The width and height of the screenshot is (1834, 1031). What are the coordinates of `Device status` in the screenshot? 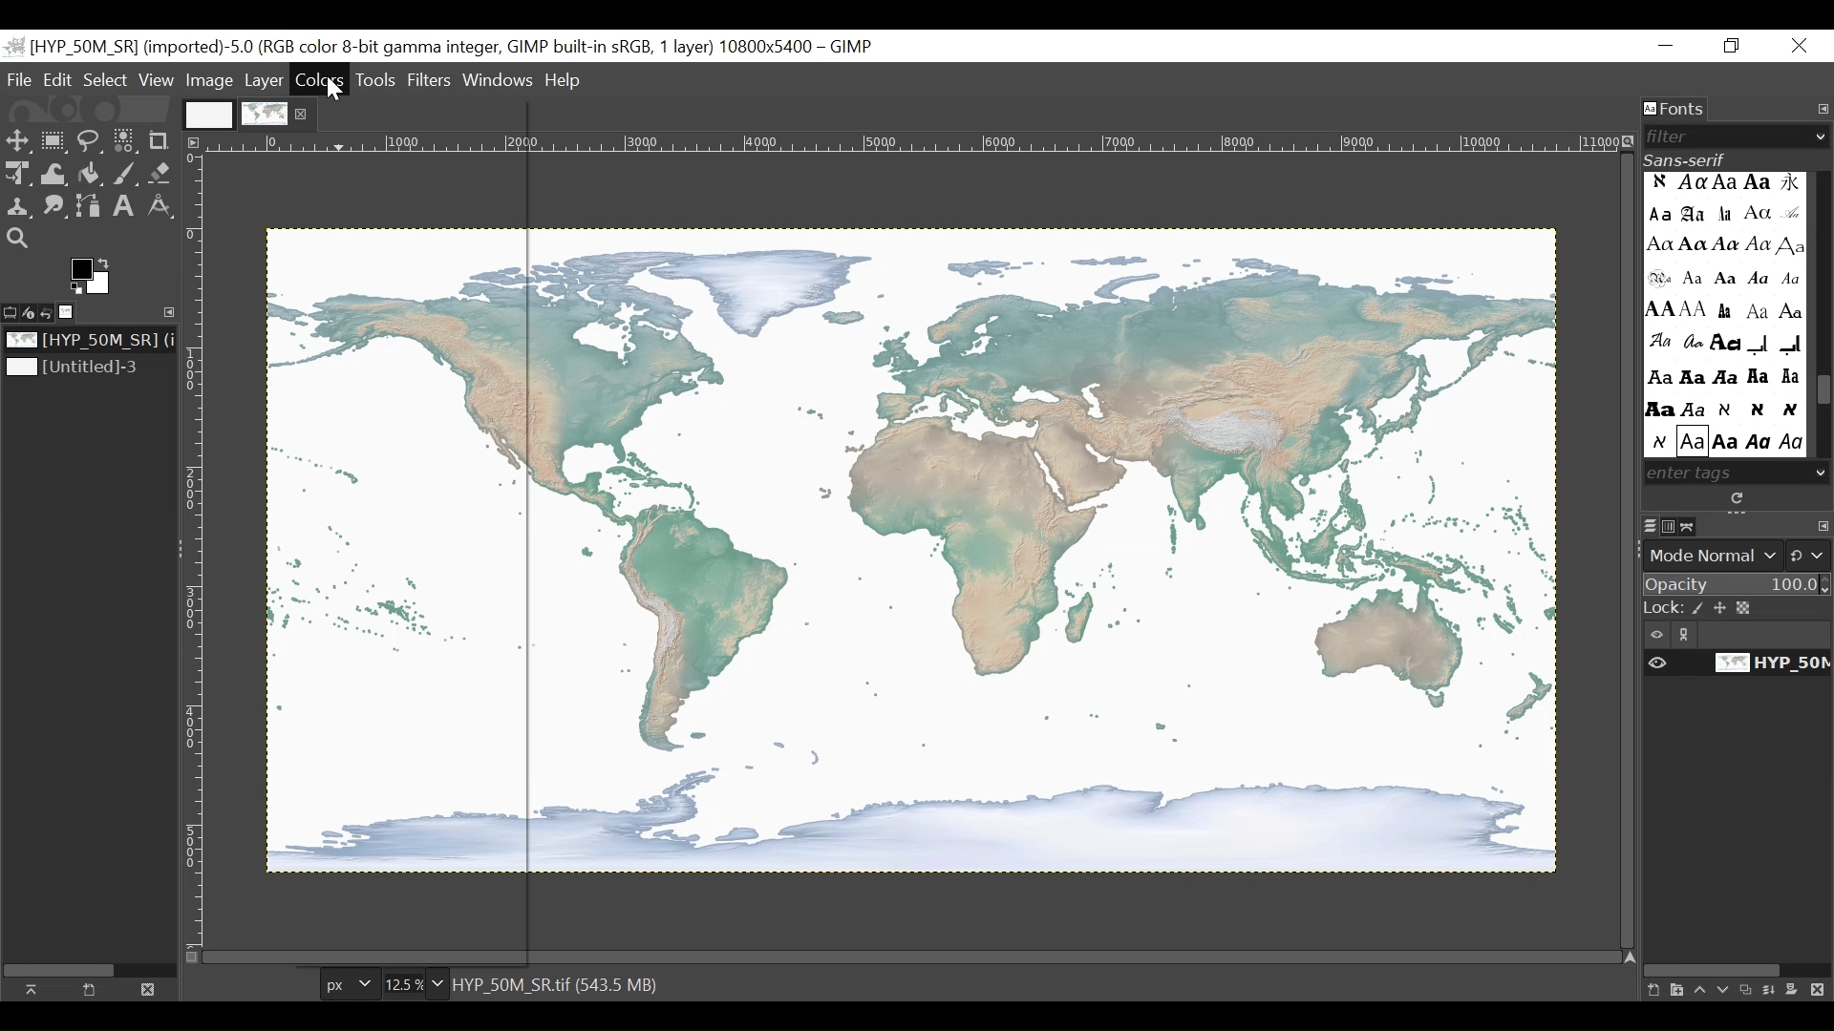 It's located at (32, 311).